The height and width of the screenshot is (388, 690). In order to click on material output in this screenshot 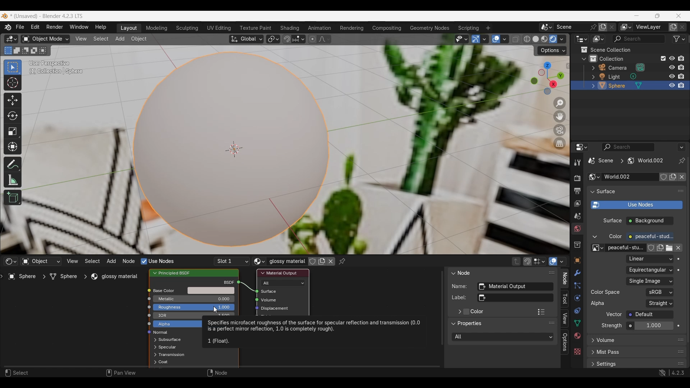, I will do `click(282, 273)`.